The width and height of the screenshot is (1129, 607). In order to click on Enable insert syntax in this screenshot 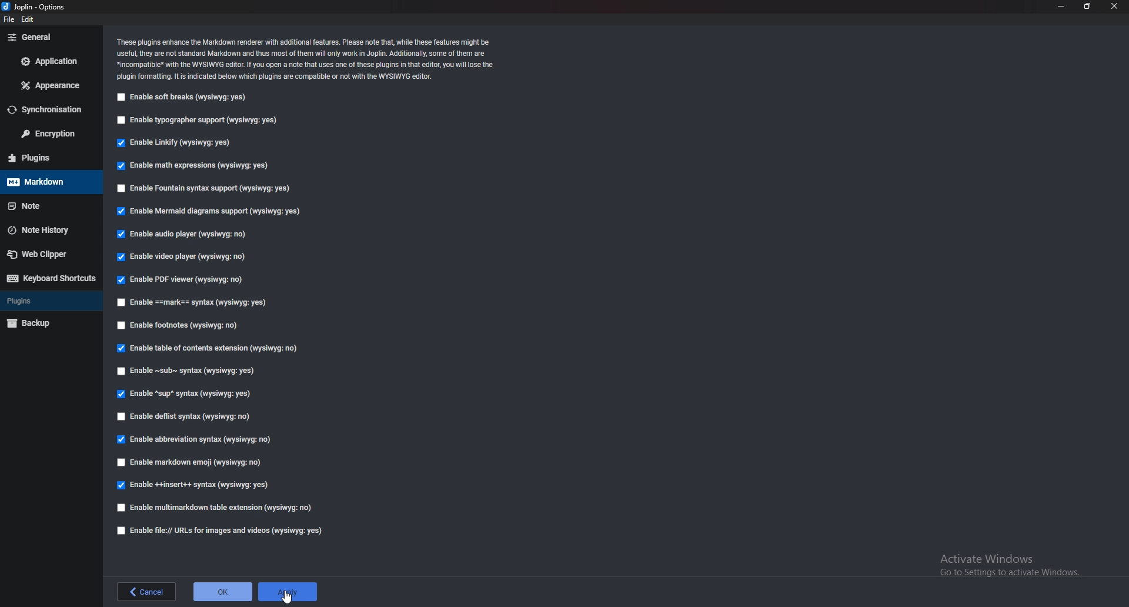, I will do `click(202, 485)`.